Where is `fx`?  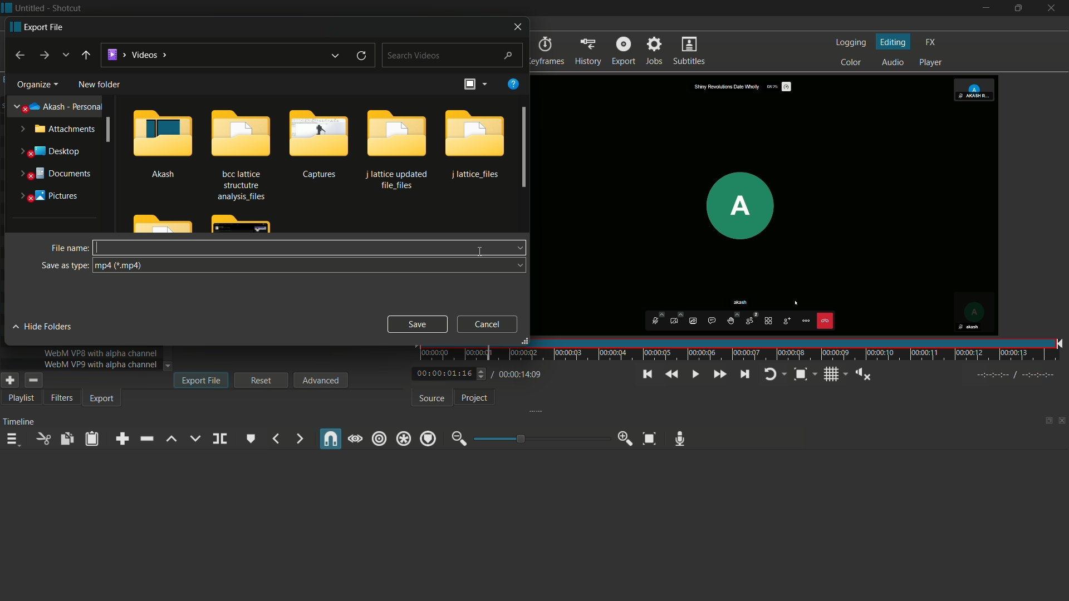 fx is located at coordinates (931, 42).